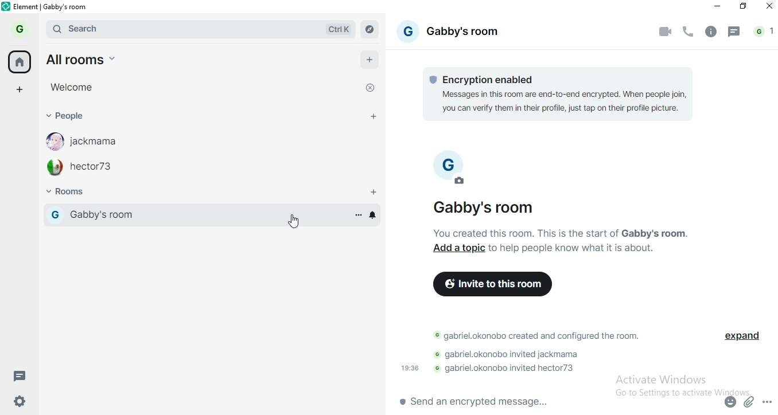  I want to click on gabby's room, so click(500, 207).